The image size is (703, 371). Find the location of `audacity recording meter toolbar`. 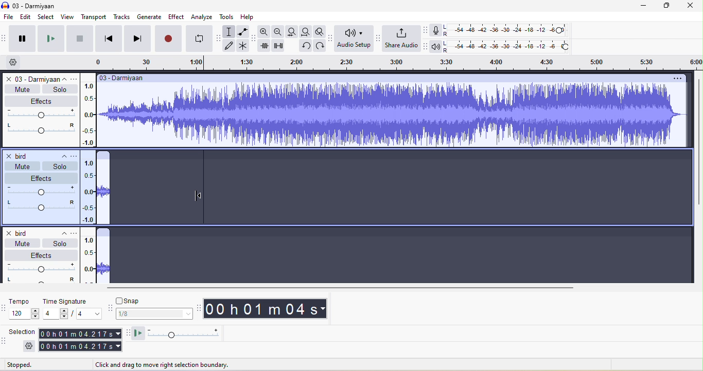

audacity recording meter toolbar is located at coordinates (427, 31).